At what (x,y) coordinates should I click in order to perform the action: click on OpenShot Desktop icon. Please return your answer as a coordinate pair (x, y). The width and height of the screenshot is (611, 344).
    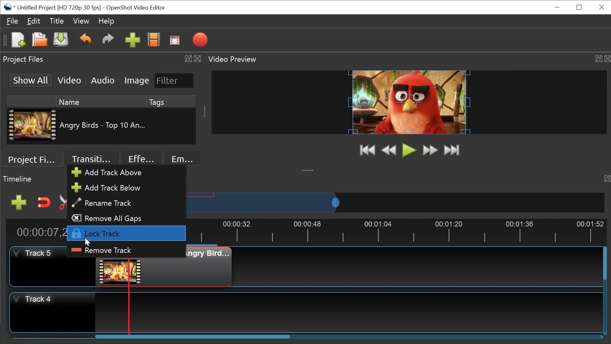
    Looking at the image, I should click on (9, 7).